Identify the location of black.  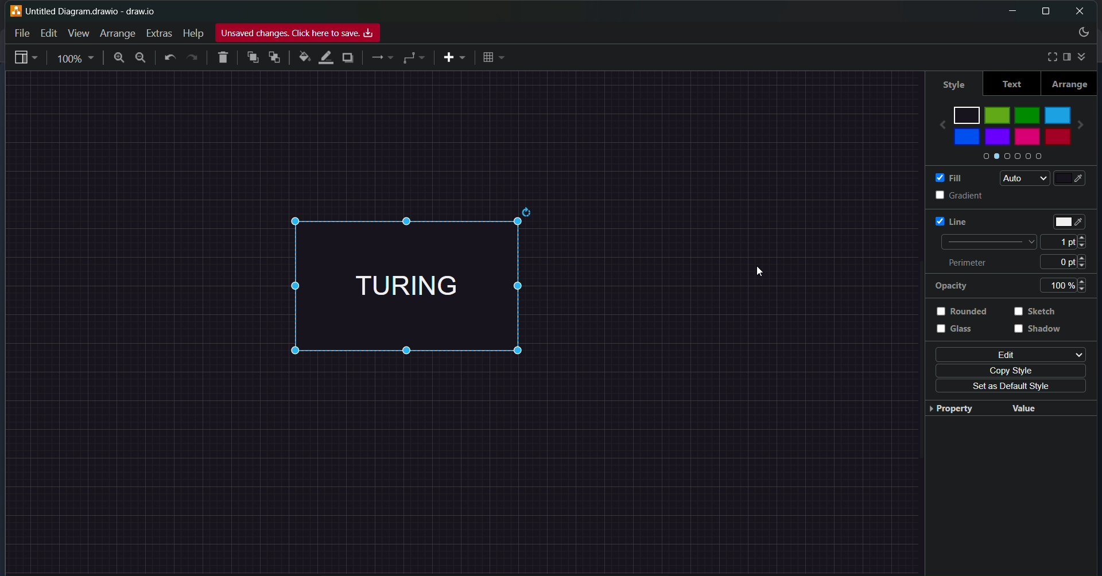
(967, 113).